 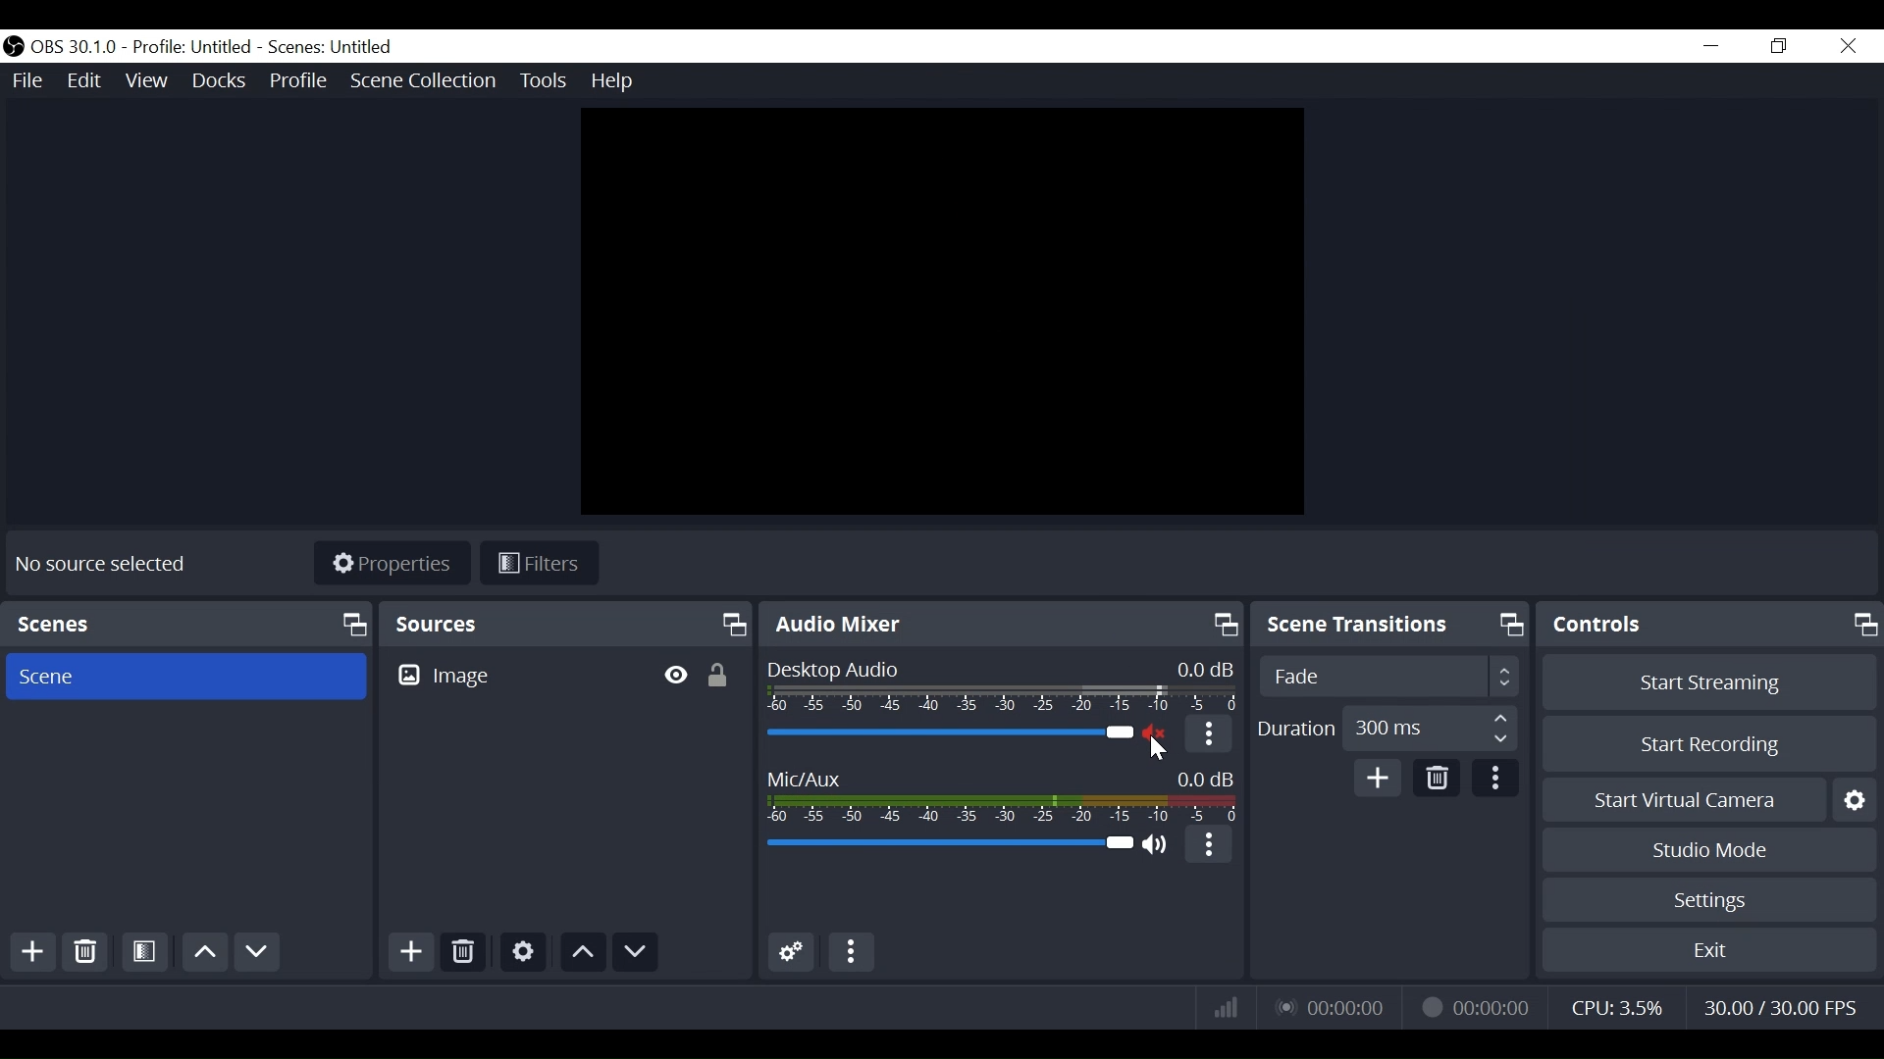 What do you see at coordinates (581, 951) in the screenshot?
I see `Move Up` at bounding box center [581, 951].